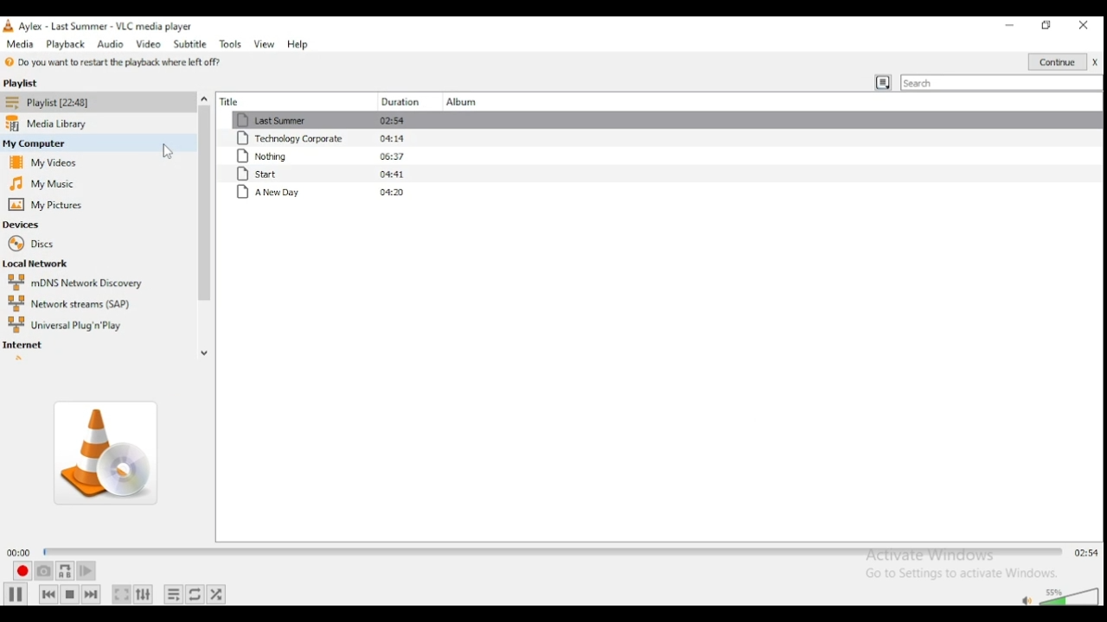 This screenshot has height=622, width=1107. Describe the element at coordinates (16, 553) in the screenshot. I see `elapsed time` at that location.